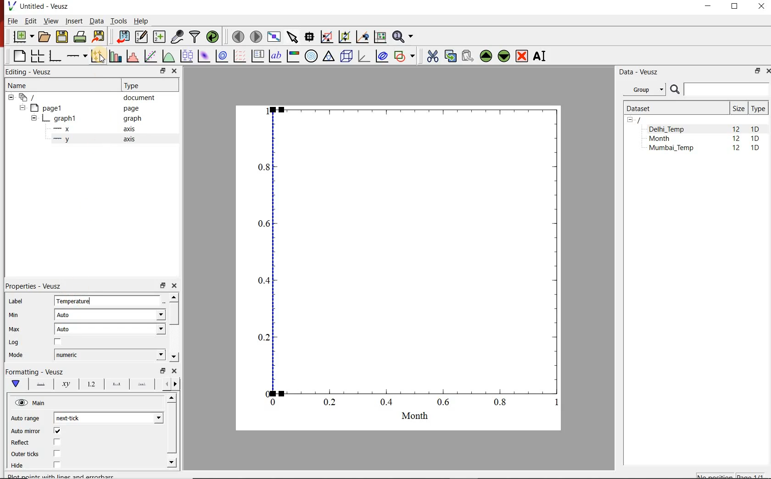 This screenshot has width=771, height=479. What do you see at coordinates (344, 37) in the screenshot?
I see `click to zoom out of graph axes` at bounding box center [344, 37].